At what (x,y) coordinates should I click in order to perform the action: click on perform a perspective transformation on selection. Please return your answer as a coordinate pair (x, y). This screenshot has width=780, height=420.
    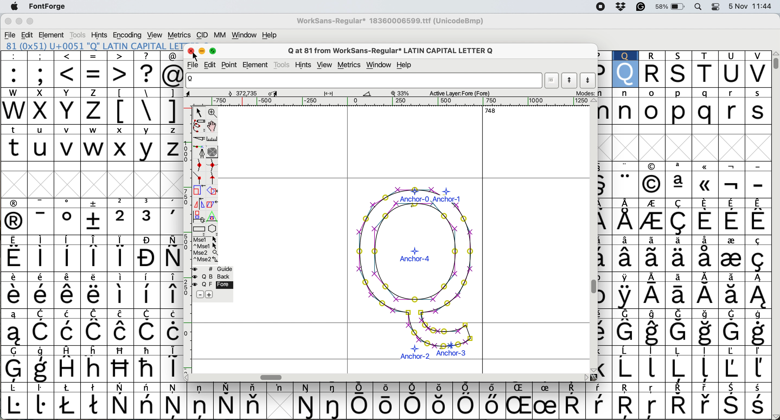
    Looking at the image, I should click on (214, 217).